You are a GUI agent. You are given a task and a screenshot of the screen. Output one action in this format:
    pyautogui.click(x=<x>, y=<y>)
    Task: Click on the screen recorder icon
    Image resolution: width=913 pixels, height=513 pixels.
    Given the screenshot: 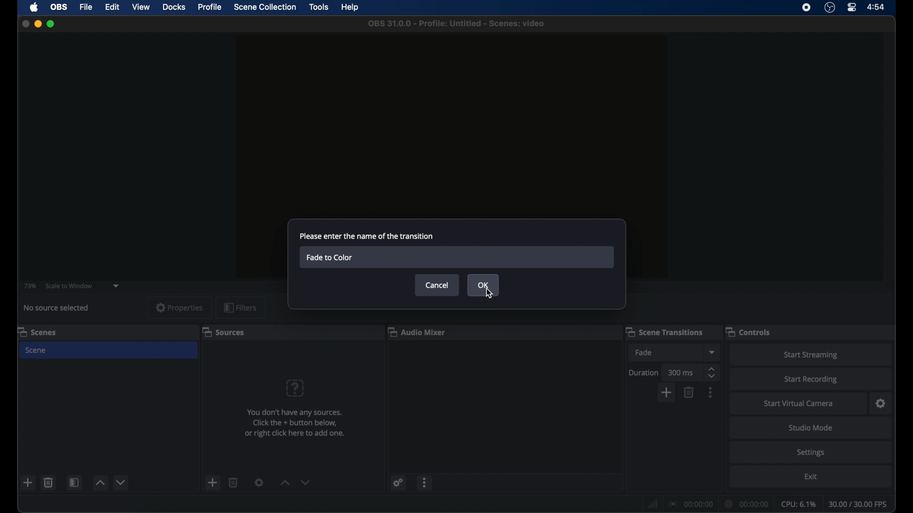 What is the action you would take?
    pyautogui.click(x=806, y=8)
    